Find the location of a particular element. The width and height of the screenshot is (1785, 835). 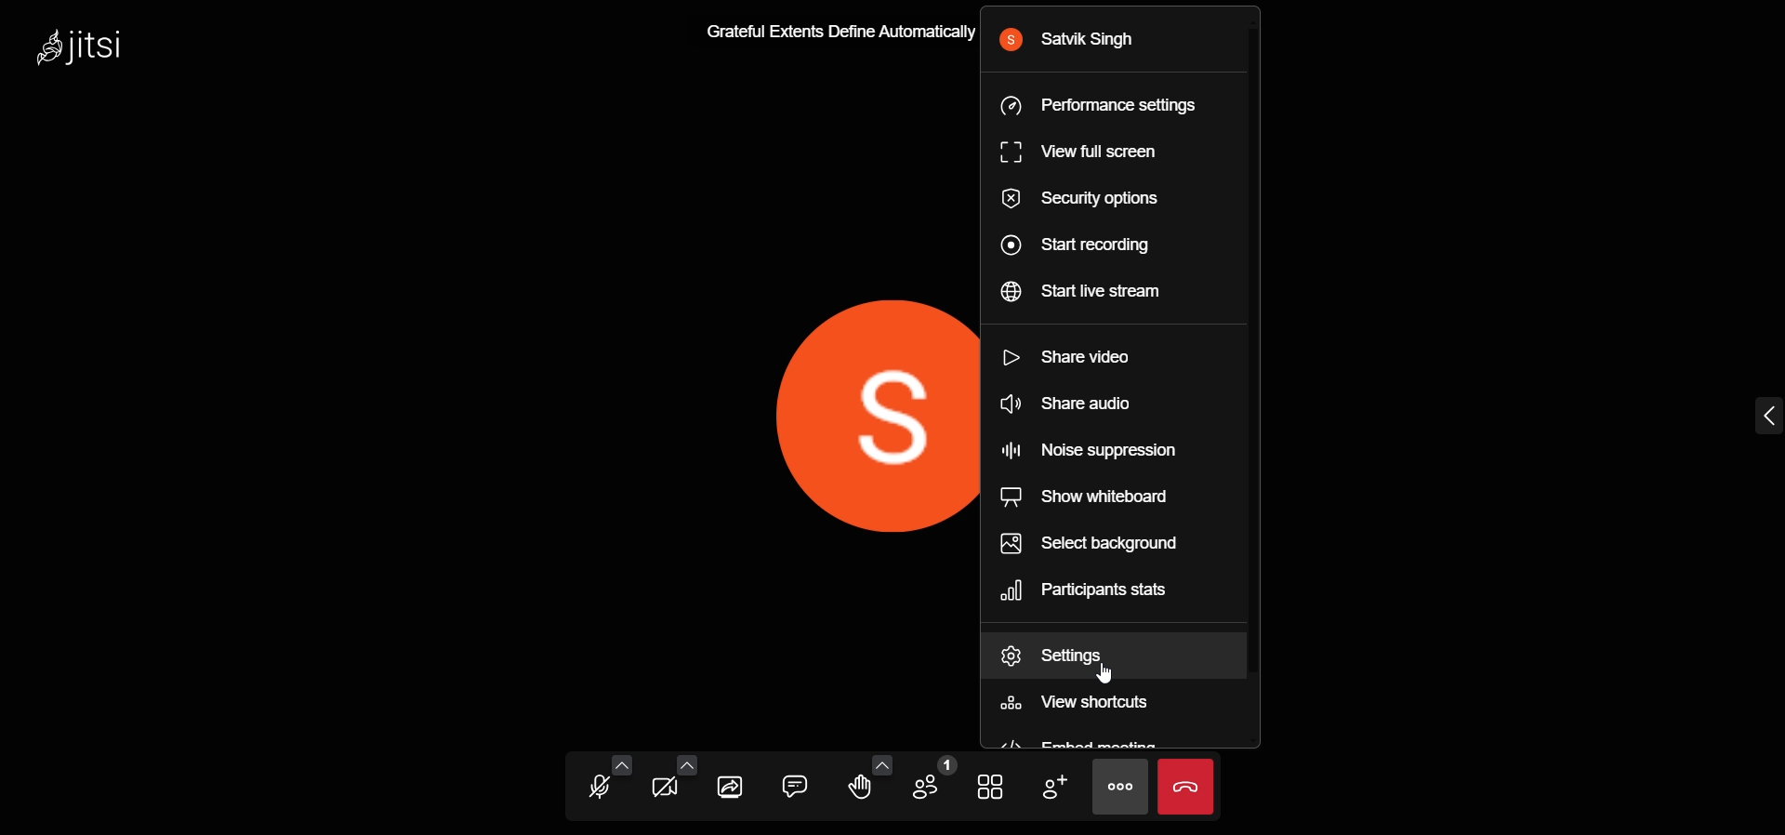

setting is located at coordinates (1058, 656).